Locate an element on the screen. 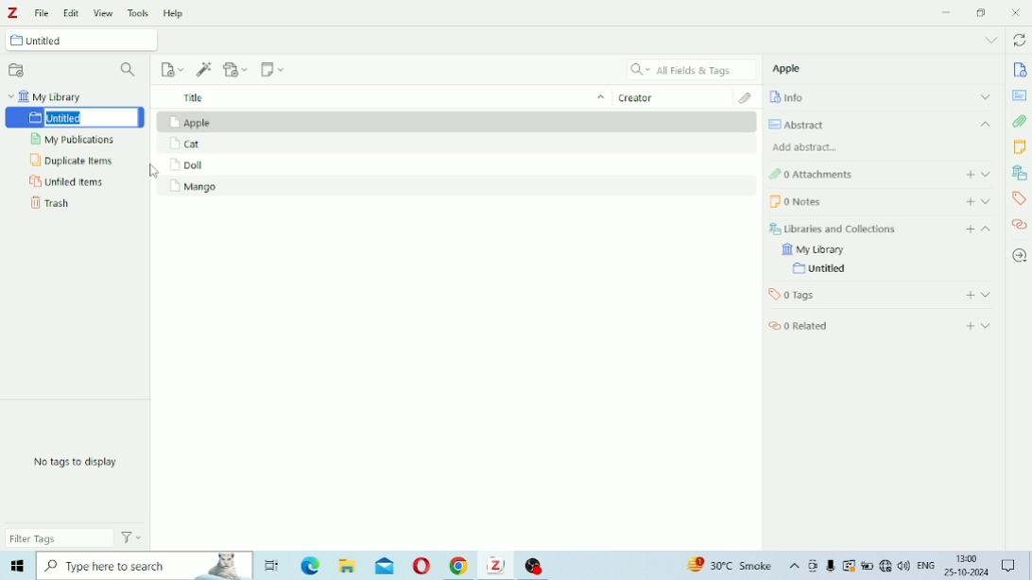 The image size is (1032, 580). Restore Down is located at coordinates (981, 12).